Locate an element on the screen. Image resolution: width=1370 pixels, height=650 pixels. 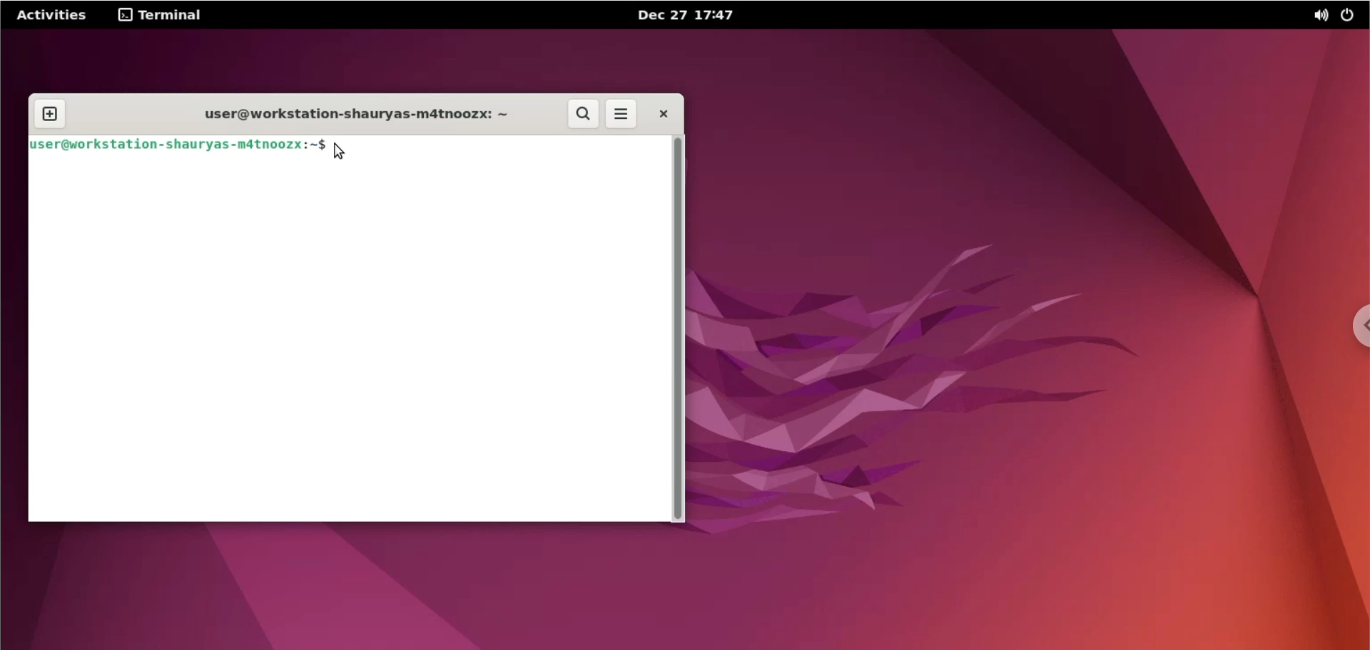
new tab is located at coordinates (49, 114).